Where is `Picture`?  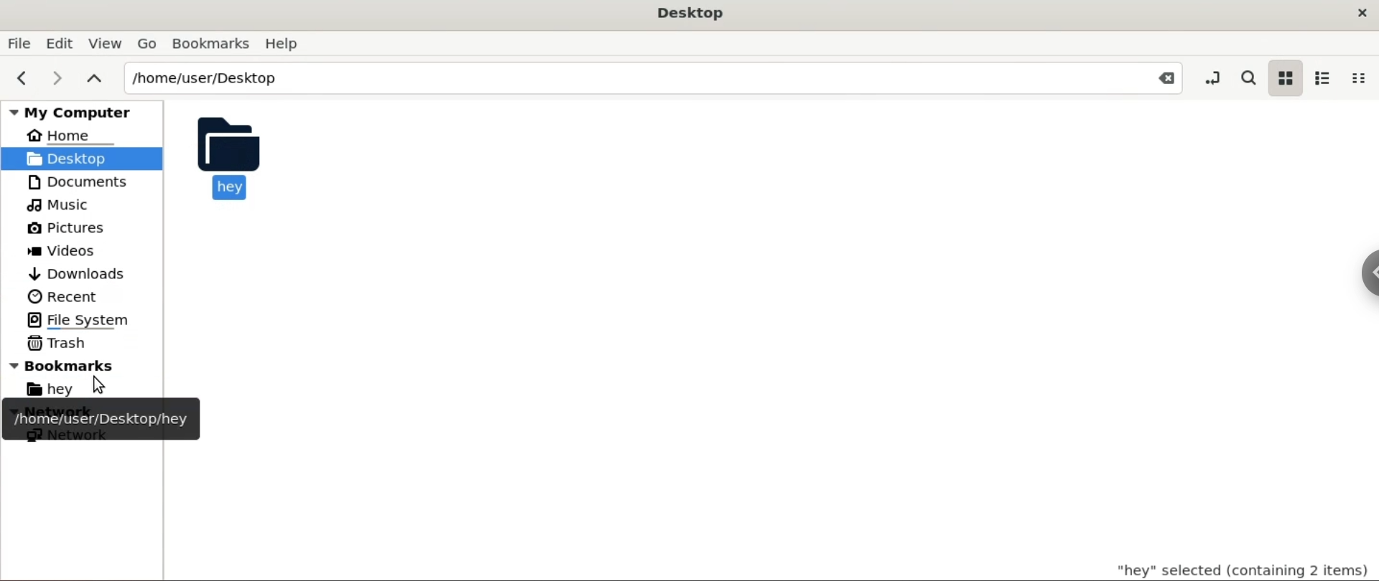
Picture is located at coordinates (75, 229).